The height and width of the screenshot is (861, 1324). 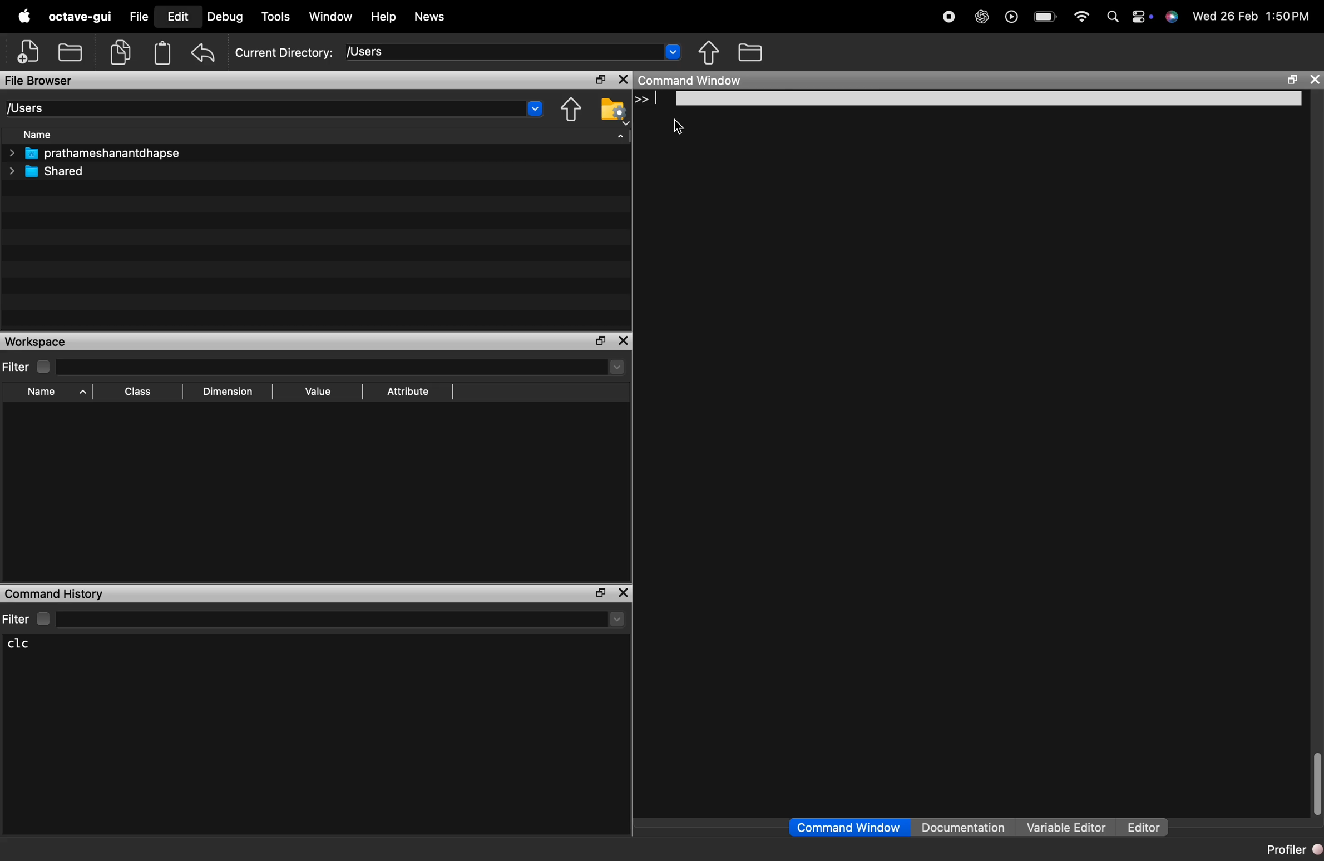 I want to click on open an existing file in directory, so click(x=73, y=52).